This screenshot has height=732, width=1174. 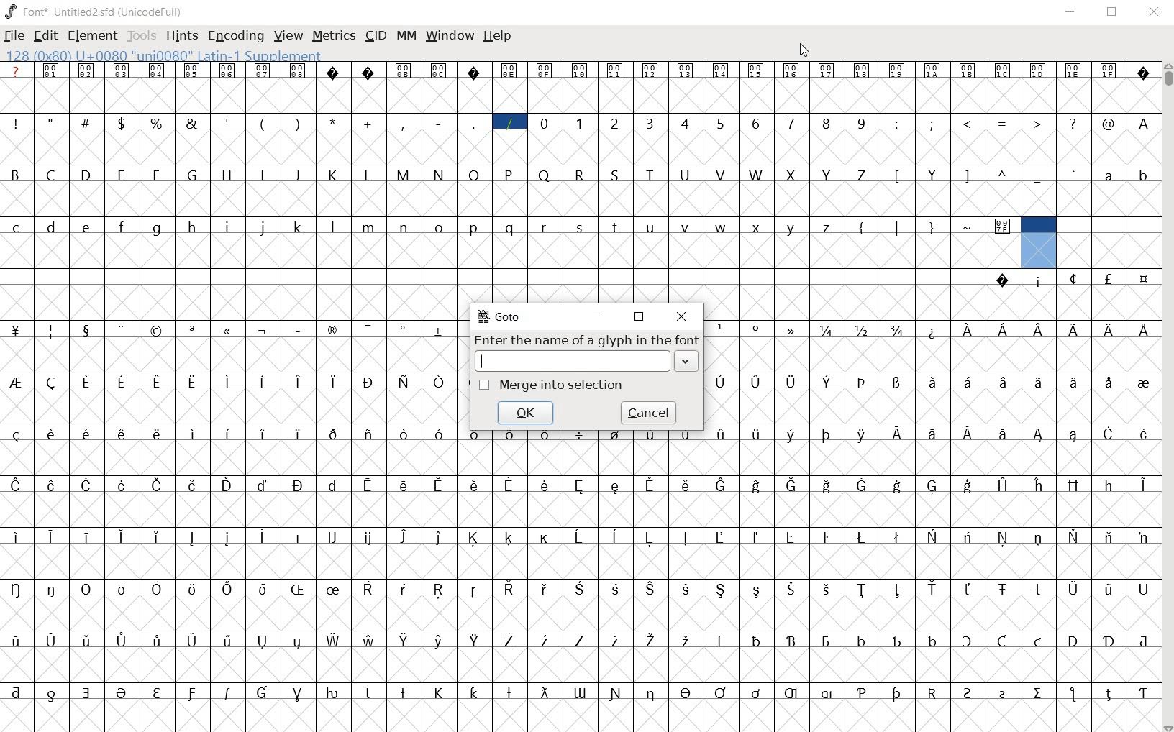 I want to click on Symbol, so click(x=369, y=432).